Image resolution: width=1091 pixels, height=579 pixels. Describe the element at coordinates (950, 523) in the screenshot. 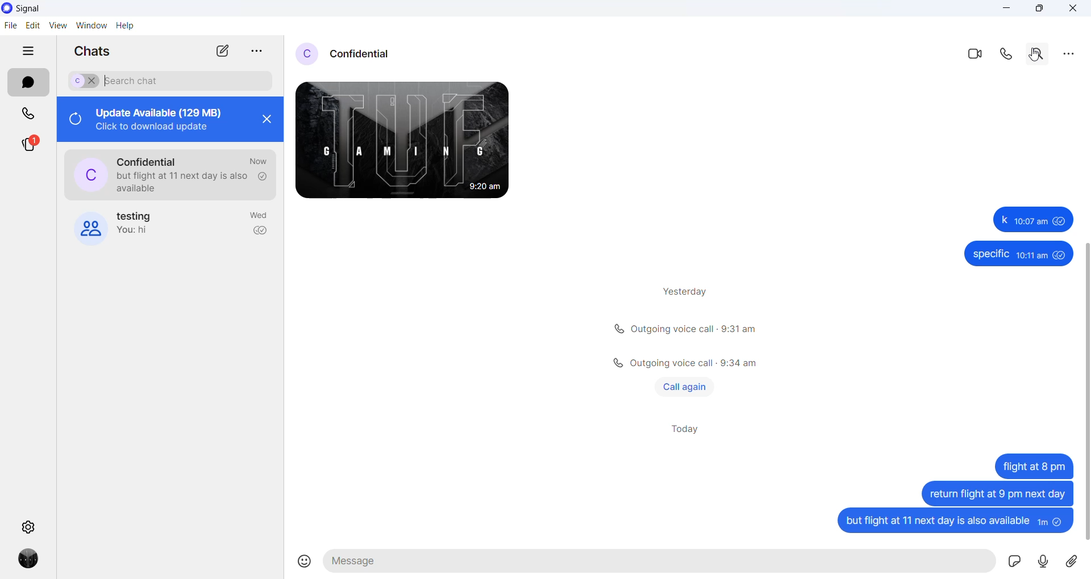

I see `sent messages` at that location.